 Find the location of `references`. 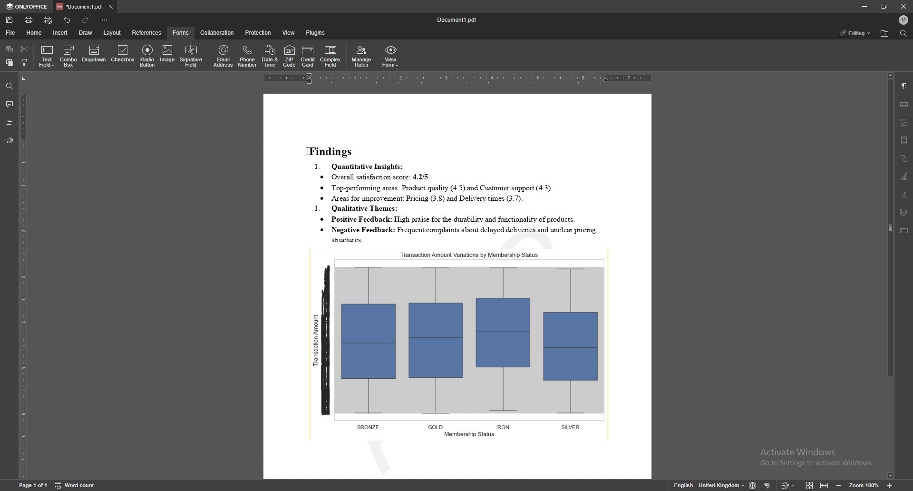

references is located at coordinates (146, 32).